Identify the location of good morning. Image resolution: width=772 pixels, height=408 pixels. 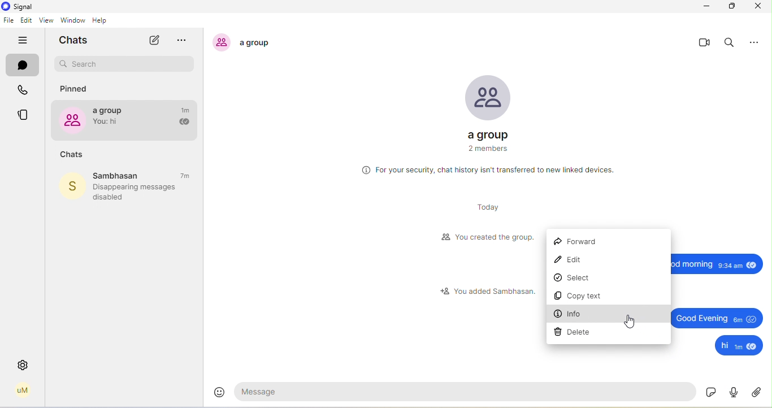
(710, 262).